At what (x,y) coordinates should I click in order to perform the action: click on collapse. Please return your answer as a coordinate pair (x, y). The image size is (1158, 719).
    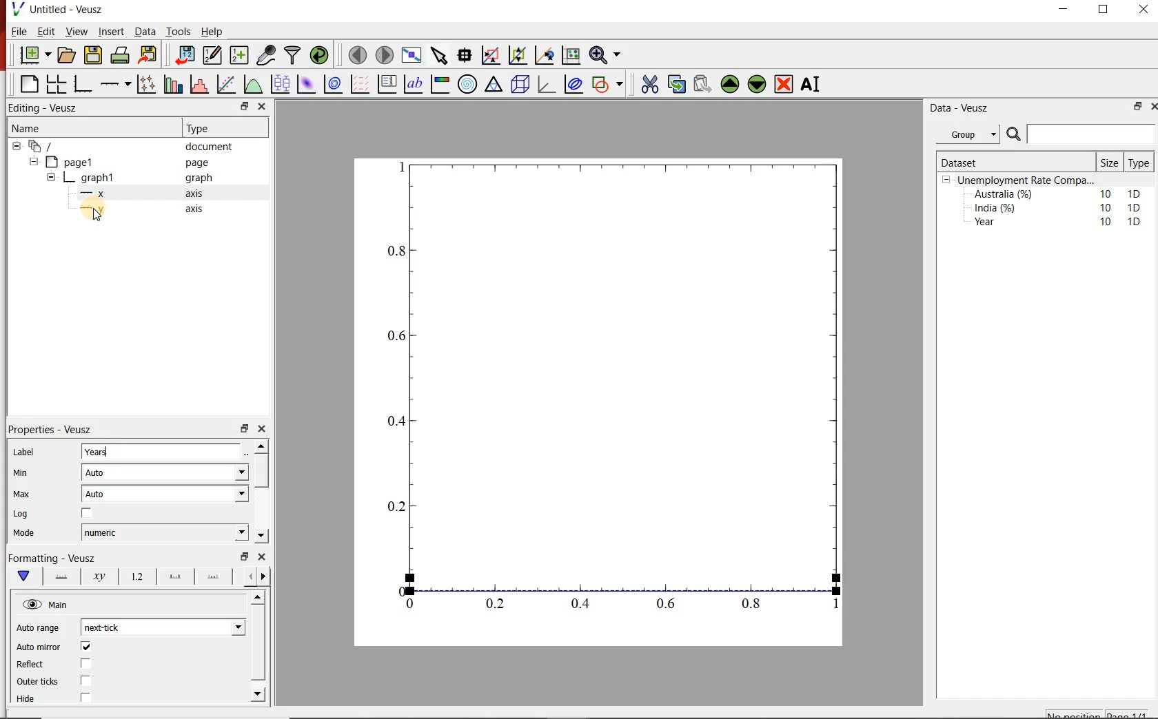
    Looking at the image, I should click on (16, 146).